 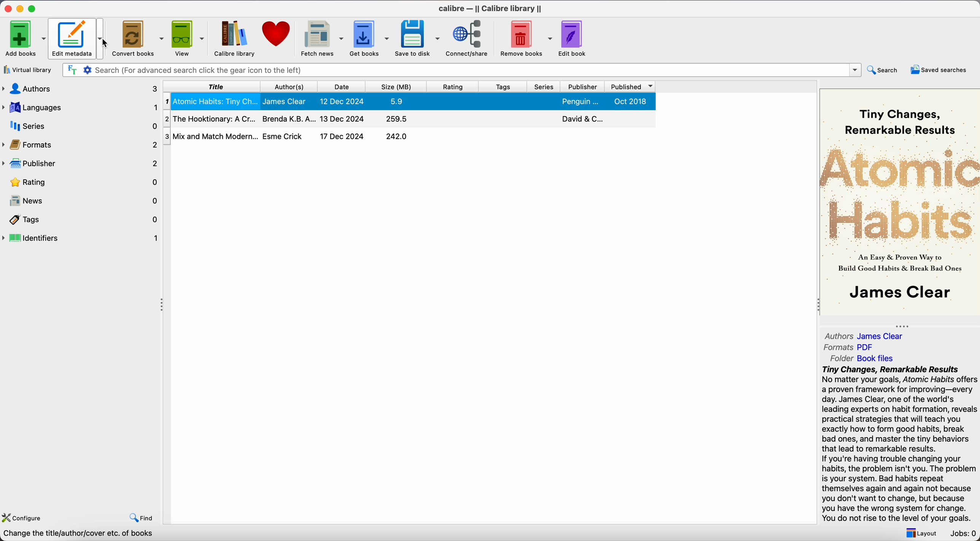 I want to click on Calibre - || Calibre library ||, so click(x=488, y=9).